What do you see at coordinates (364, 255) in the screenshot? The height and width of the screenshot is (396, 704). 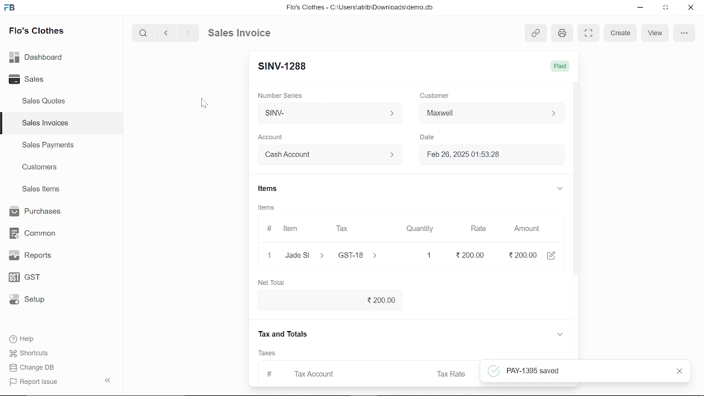 I see `GST-18` at bounding box center [364, 255].